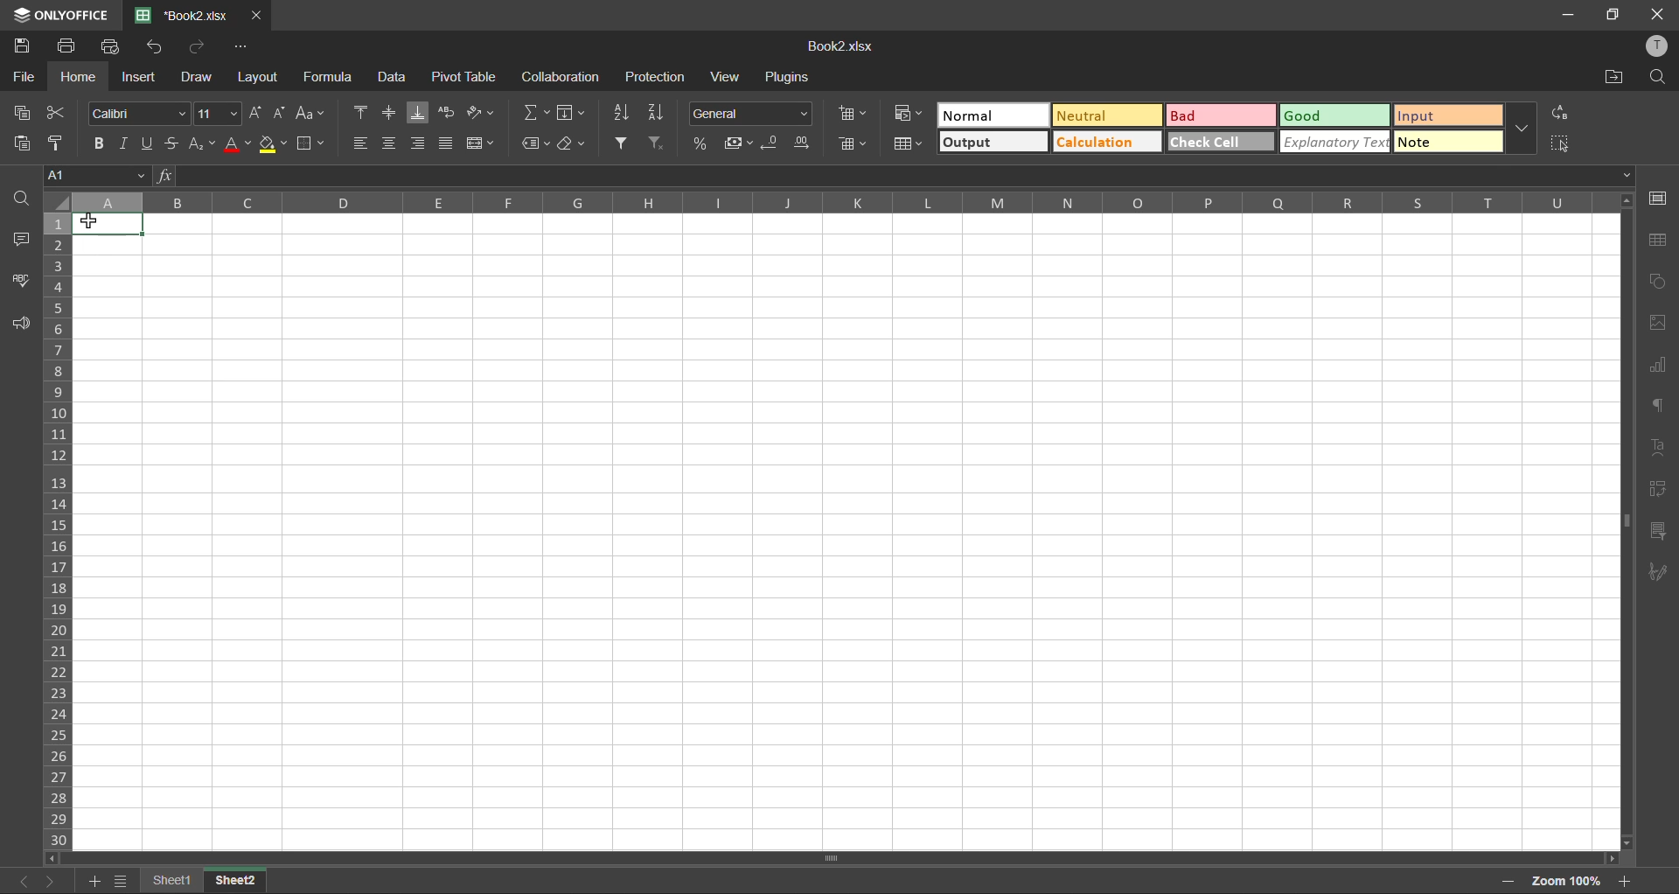  What do you see at coordinates (59, 531) in the screenshot?
I see `row numbers` at bounding box center [59, 531].